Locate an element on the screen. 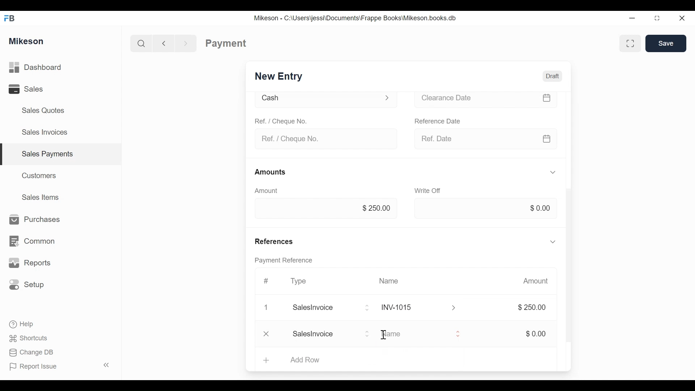 This screenshot has height=391, width=695. Common is located at coordinates (36, 237).